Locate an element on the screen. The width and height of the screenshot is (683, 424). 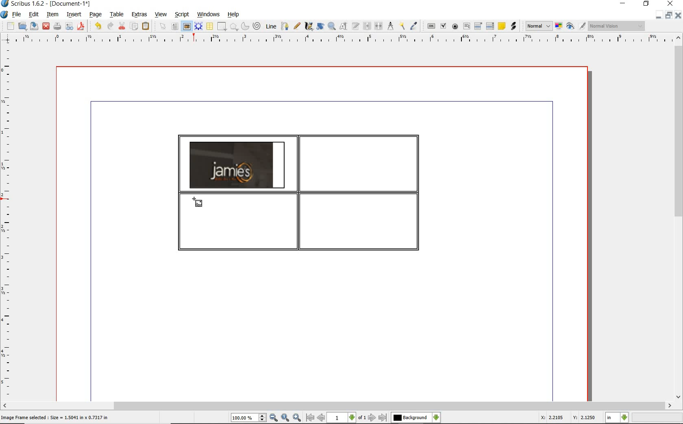
paste is located at coordinates (146, 26).